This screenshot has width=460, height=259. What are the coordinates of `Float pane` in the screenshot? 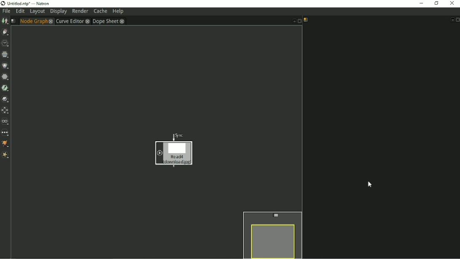 It's located at (292, 22).